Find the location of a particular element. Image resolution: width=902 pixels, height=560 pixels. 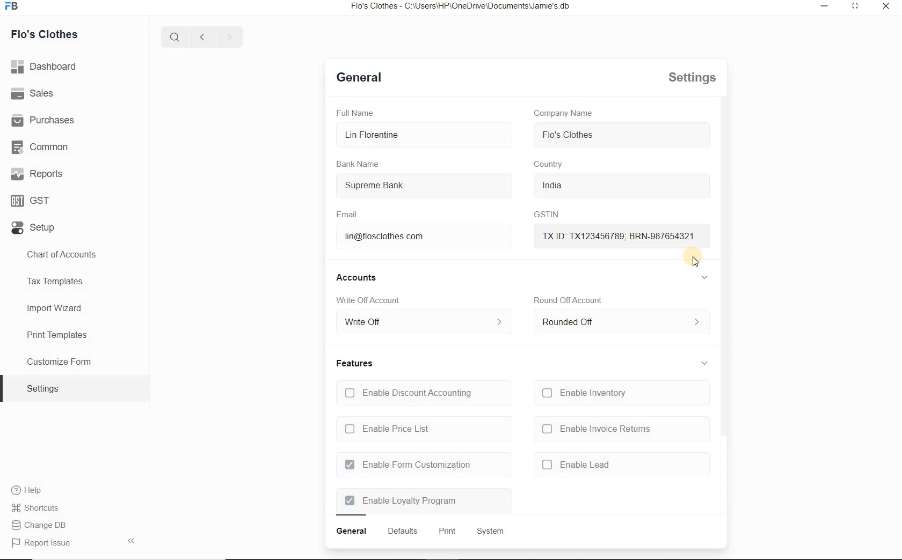

india is located at coordinates (566, 185).